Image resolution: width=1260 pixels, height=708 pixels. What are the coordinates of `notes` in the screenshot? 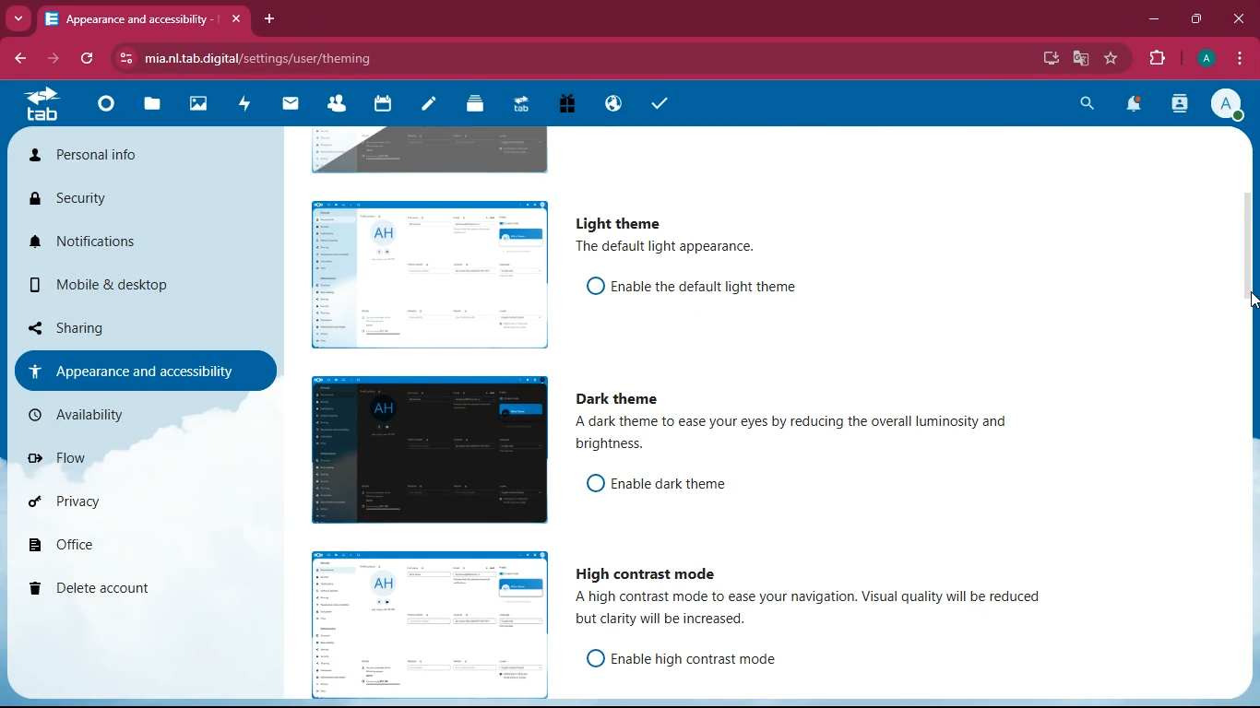 It's located at (425, 106).